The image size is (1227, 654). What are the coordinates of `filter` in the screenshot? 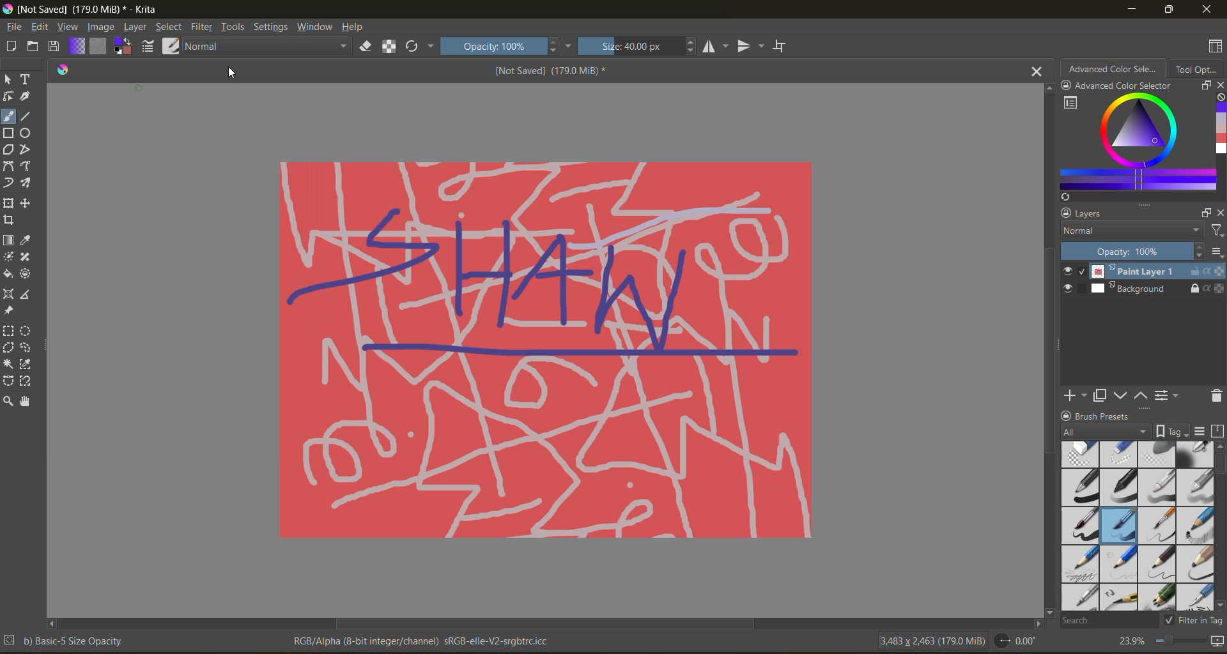 It's located at (1214, 231).